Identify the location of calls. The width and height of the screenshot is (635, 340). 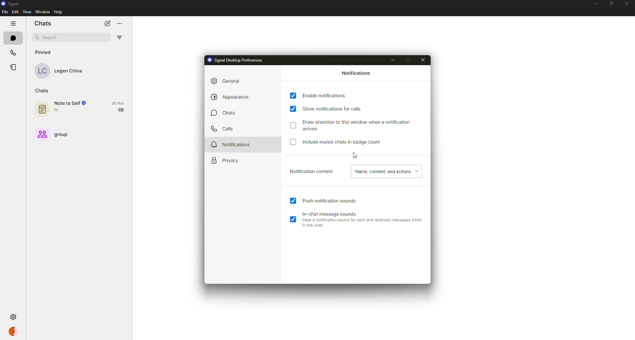
(223, 128).